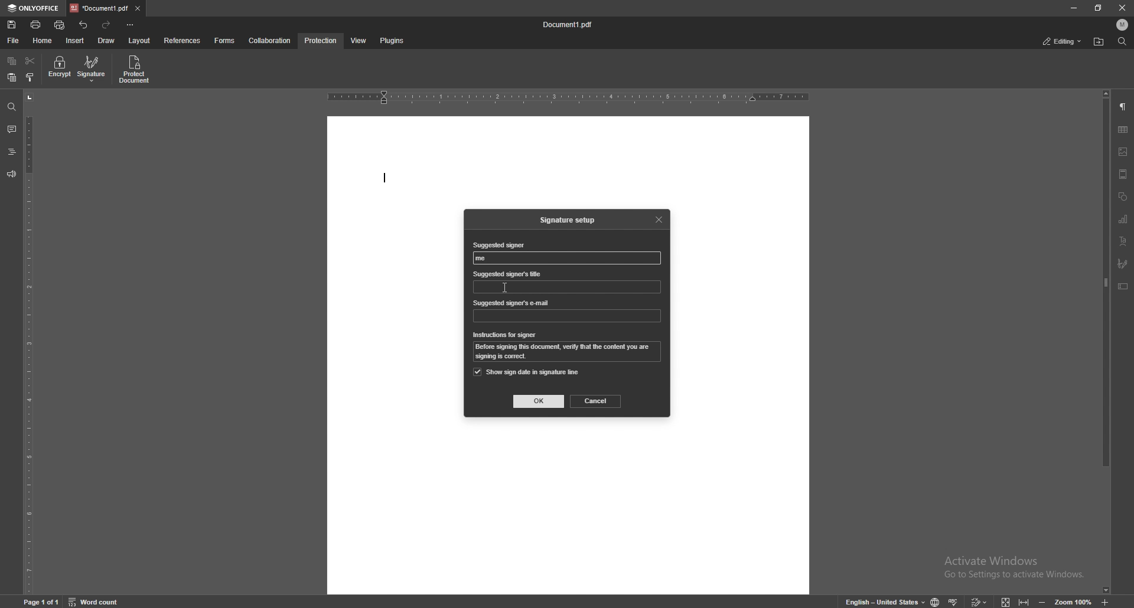 Image resolution: width=1134 pixels, height=608 pixels. What do you see at coordinates (130, 24) in the screenshot?
I see `customize toolbar` at bounding box center [130, 24].